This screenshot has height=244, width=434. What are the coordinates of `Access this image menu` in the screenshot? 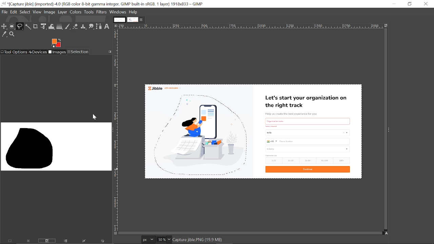 It's located at (116, 26).